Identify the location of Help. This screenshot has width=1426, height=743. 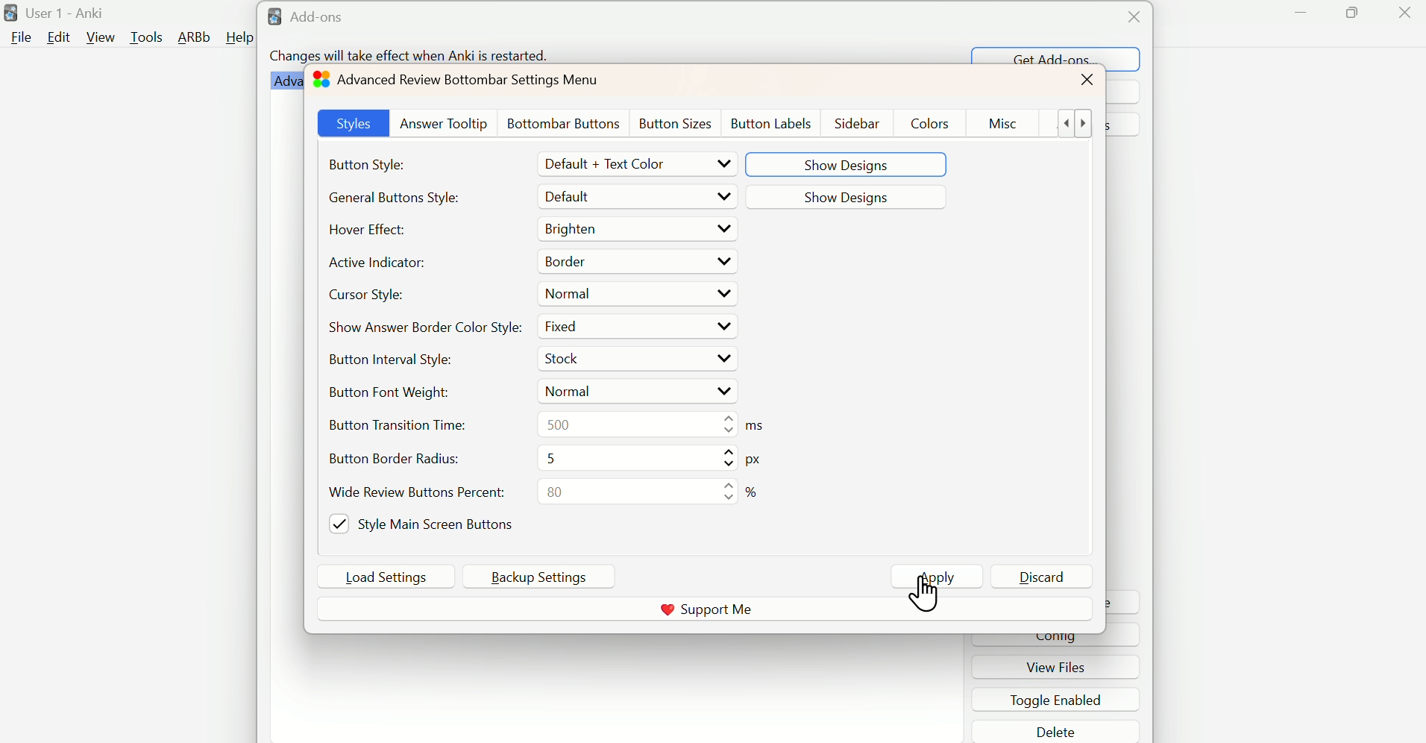
(241, 37).